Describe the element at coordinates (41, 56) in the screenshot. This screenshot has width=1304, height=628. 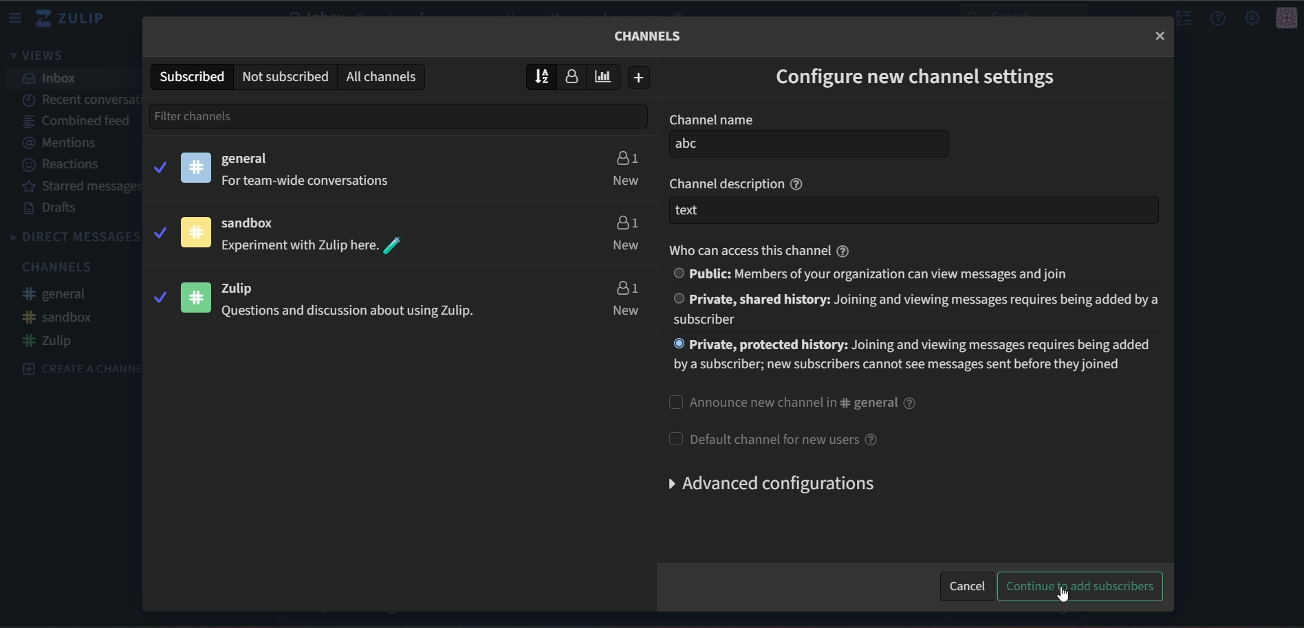
I see `views` at that location.